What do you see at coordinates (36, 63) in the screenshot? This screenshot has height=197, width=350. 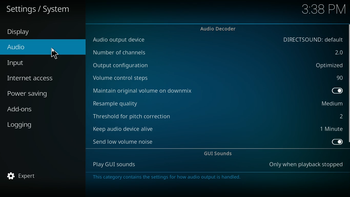 I see `input` at bounding box center [36, 63].